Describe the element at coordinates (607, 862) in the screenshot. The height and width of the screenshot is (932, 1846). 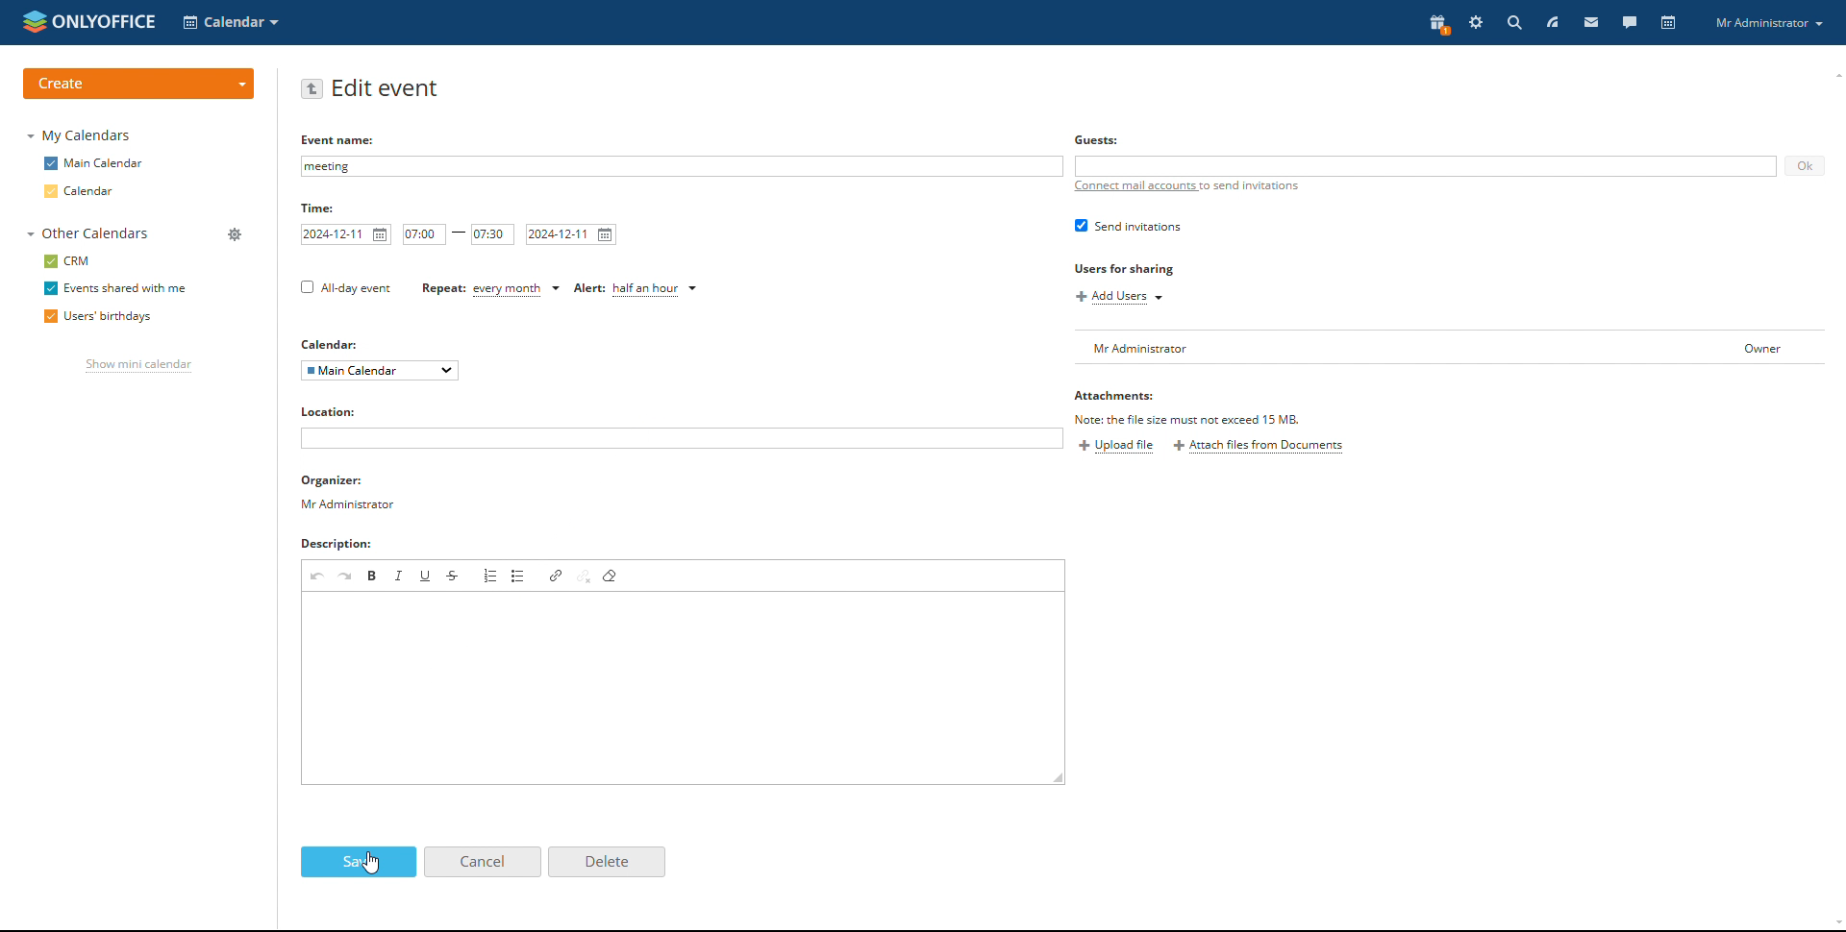
I see `delete` at that location.